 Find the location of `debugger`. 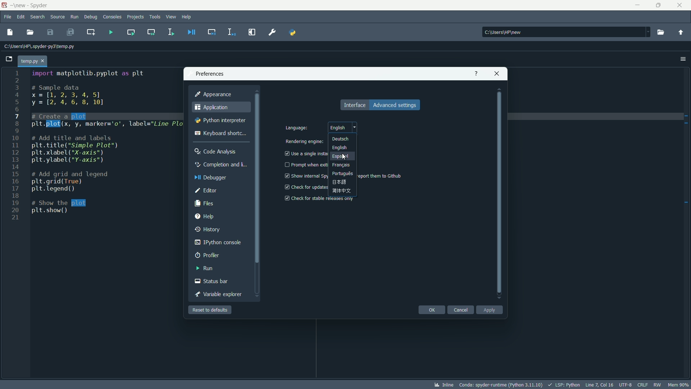

debugger is located at coordinates (213, 178).